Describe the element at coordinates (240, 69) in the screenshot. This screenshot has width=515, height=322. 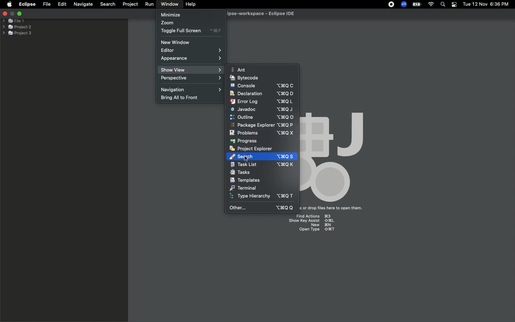
I see `Ant` at that location.